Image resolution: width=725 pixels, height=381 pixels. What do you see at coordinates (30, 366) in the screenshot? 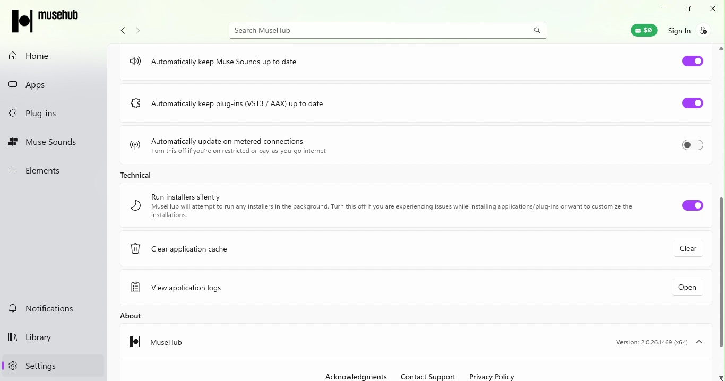
I see `Settings` at bounding box center [30, 366].